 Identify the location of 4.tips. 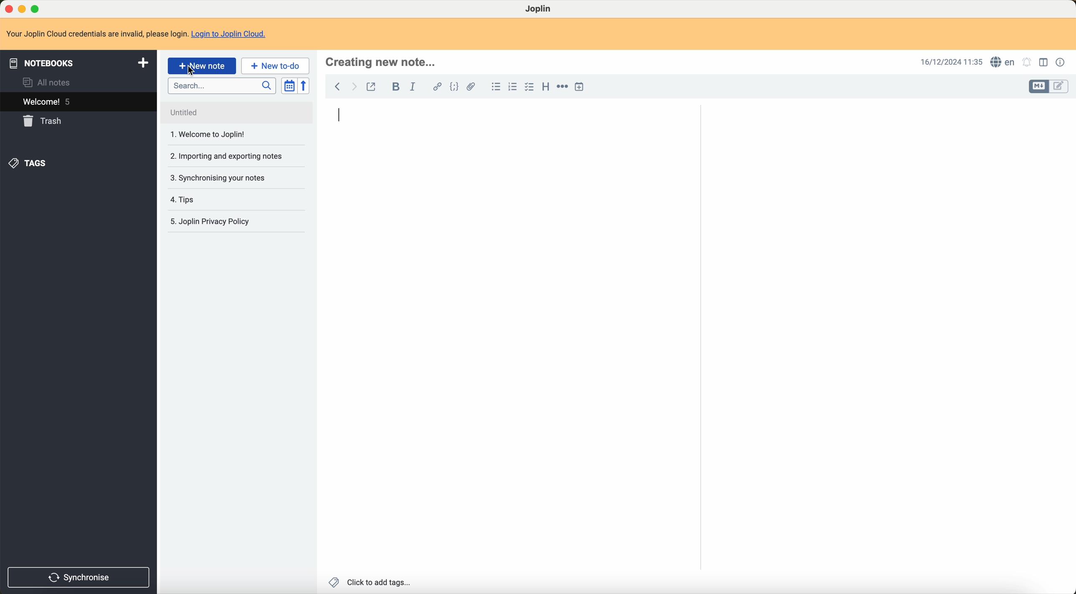
(185, 200).